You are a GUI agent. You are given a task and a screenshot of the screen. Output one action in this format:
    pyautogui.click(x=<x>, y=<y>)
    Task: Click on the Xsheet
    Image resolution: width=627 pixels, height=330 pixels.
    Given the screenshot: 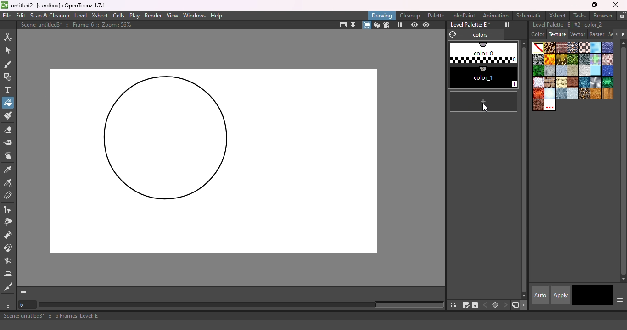 What is the action you would take?
    pyautogui.click(x=557, y=16)
    